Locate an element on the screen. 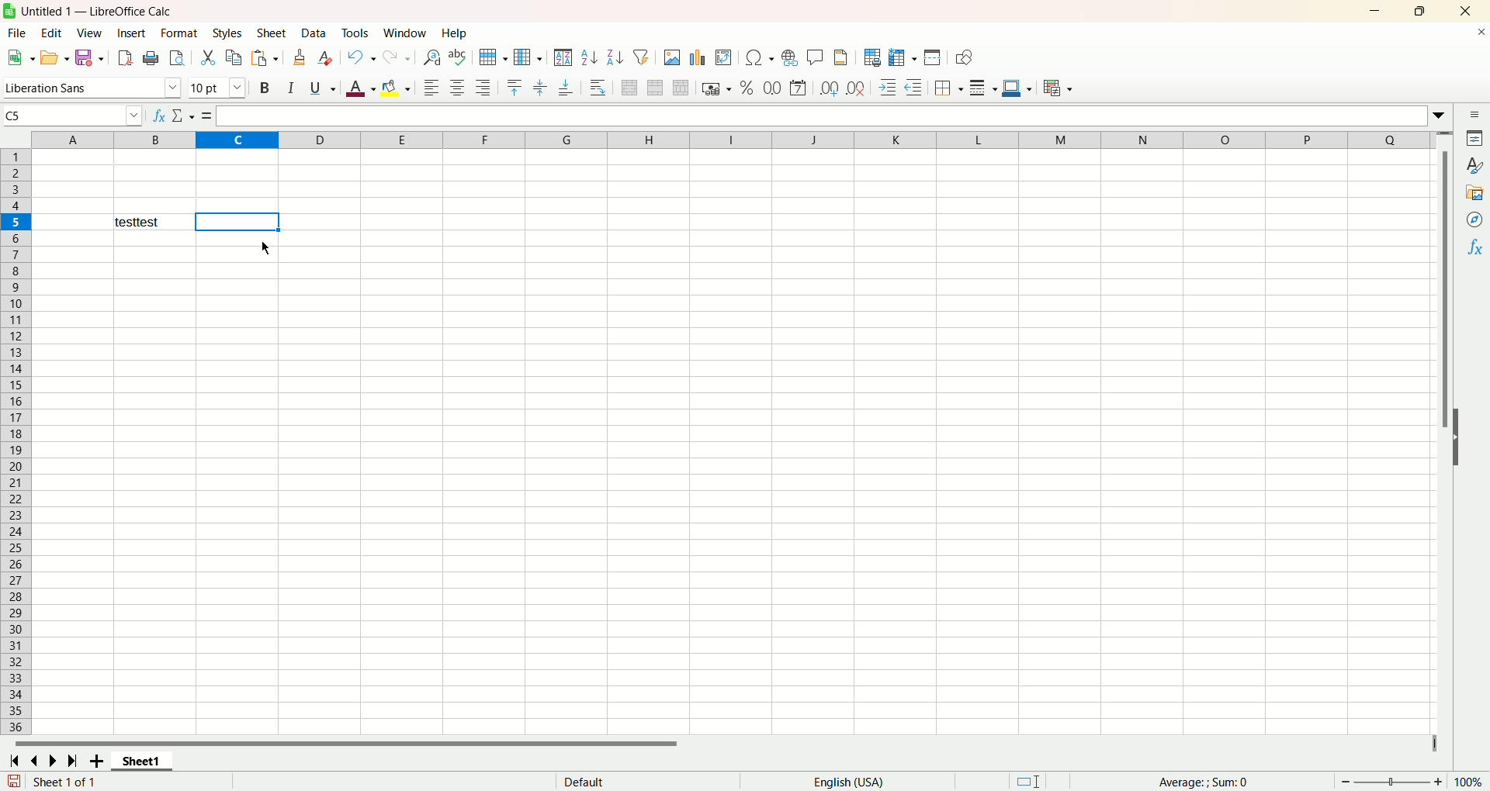 The height and width of the screenshot is (791, 1490). formula bar is located at coordinates (823, 117).